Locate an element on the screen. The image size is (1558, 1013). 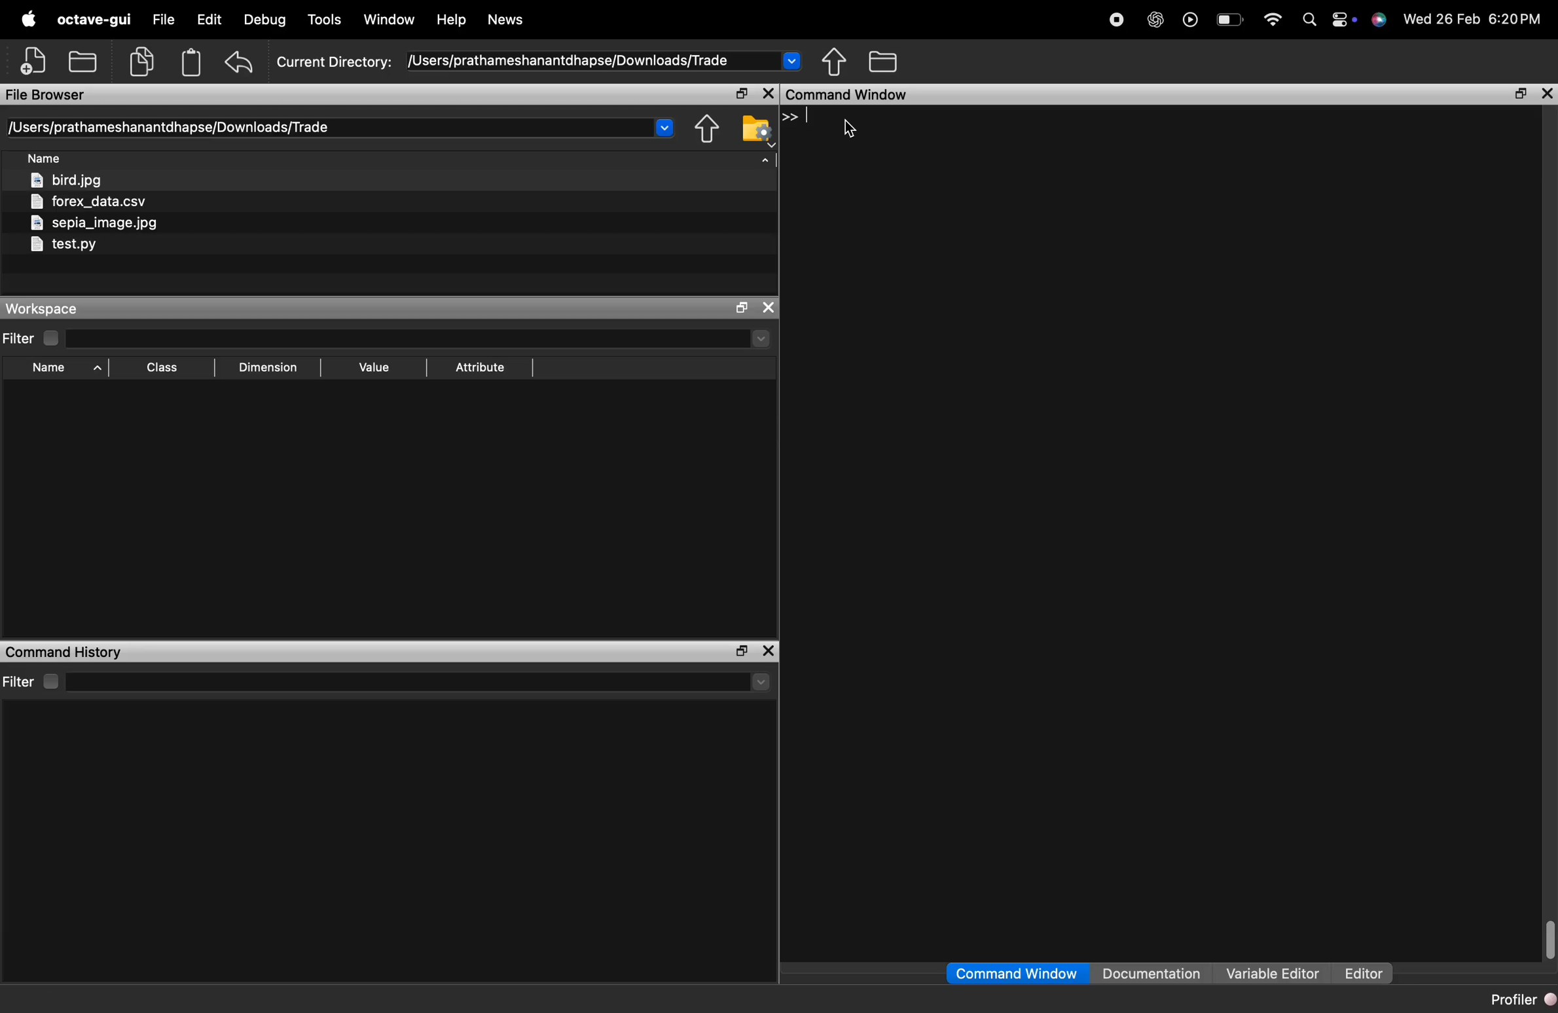
dropdown is located at coordinates (664, 127).